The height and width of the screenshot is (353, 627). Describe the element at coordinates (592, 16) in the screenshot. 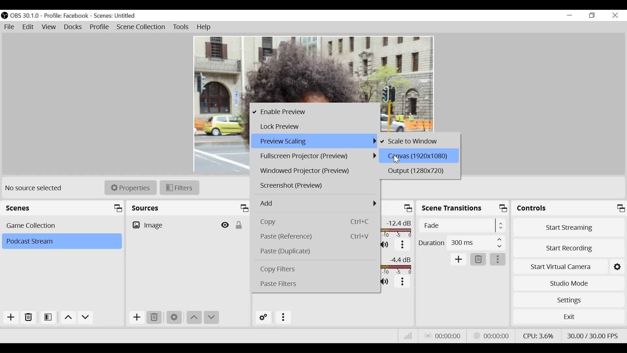

I see `Restore` at that location.